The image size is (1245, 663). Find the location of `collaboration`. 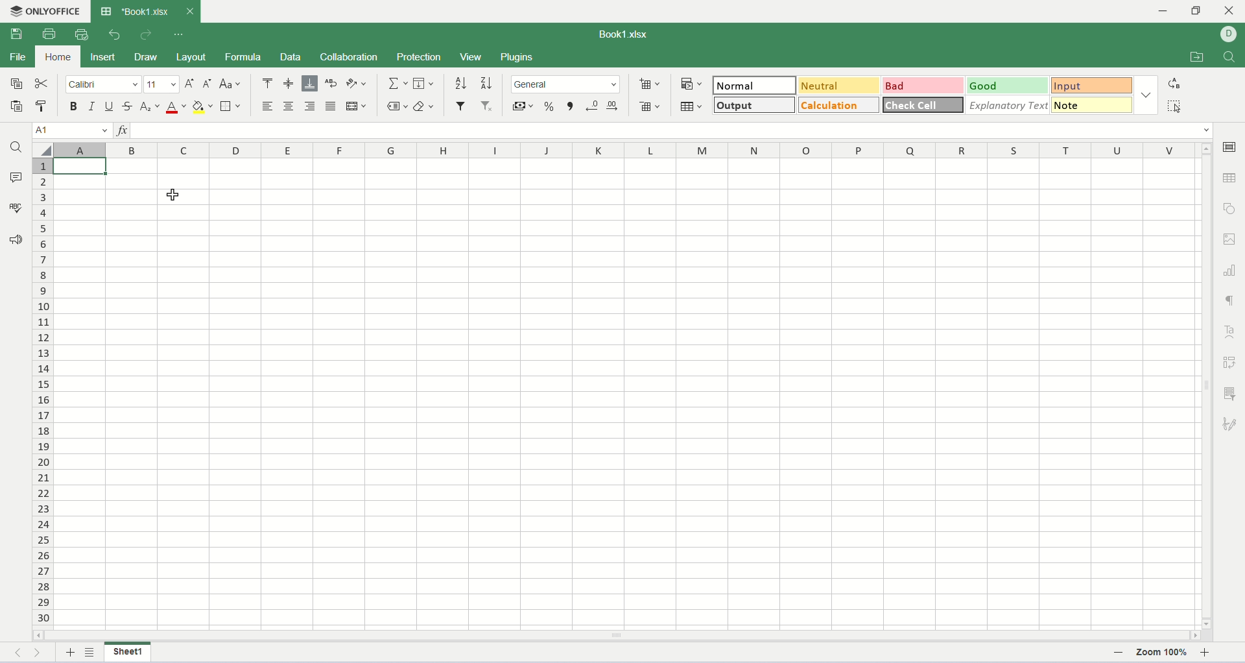

collaboration is located at coordinates (350, 56).